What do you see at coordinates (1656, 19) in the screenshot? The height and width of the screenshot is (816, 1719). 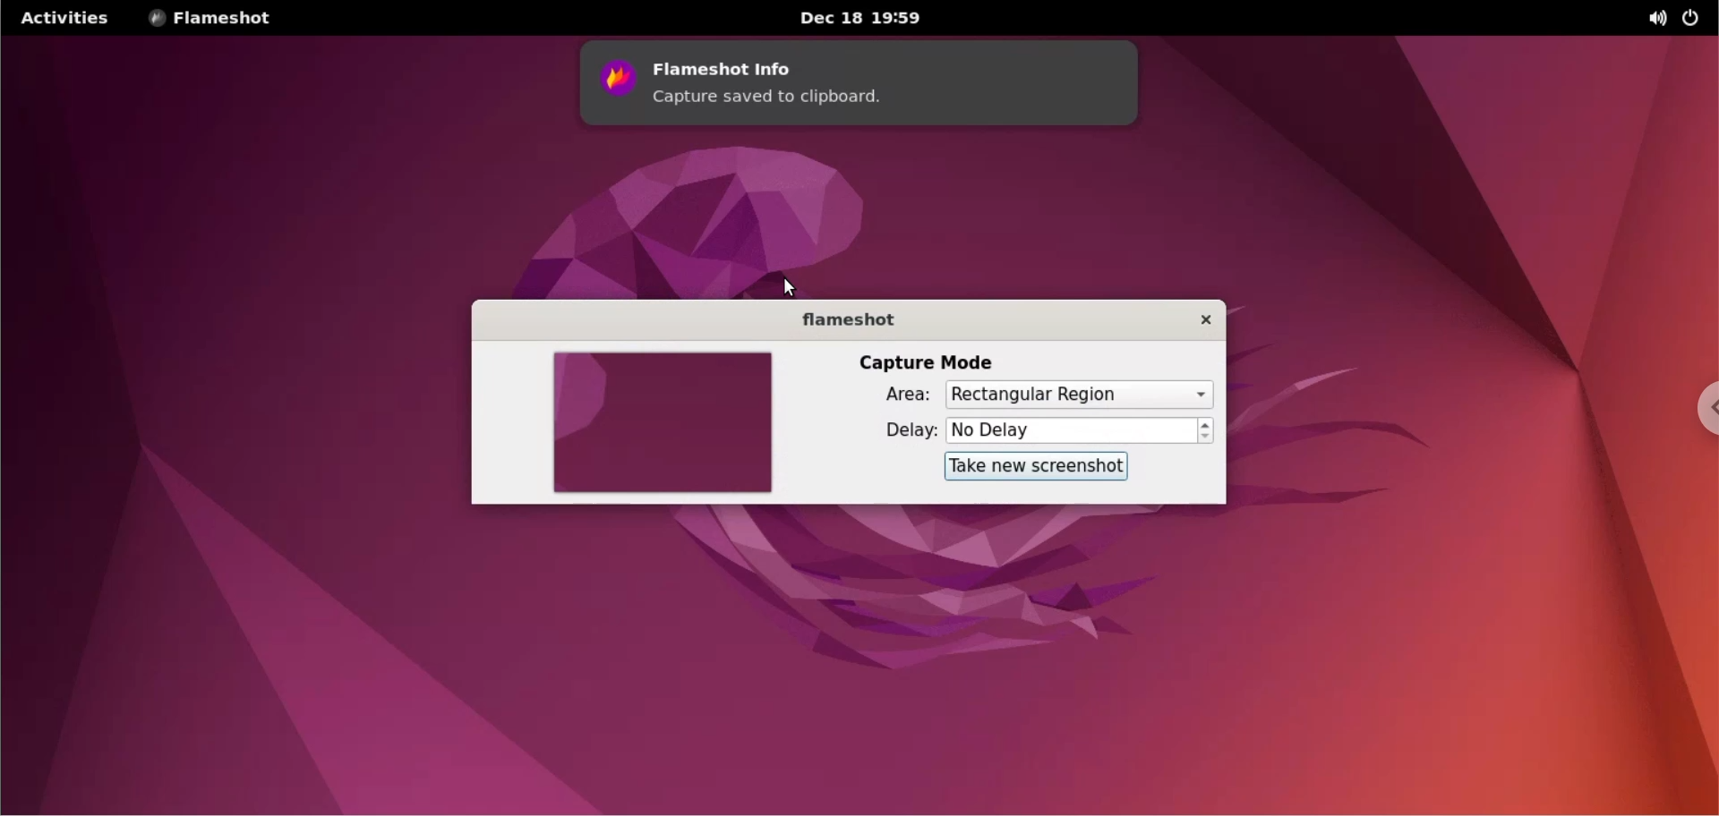 I see `sound options ` at bounding box center [1656, 19].